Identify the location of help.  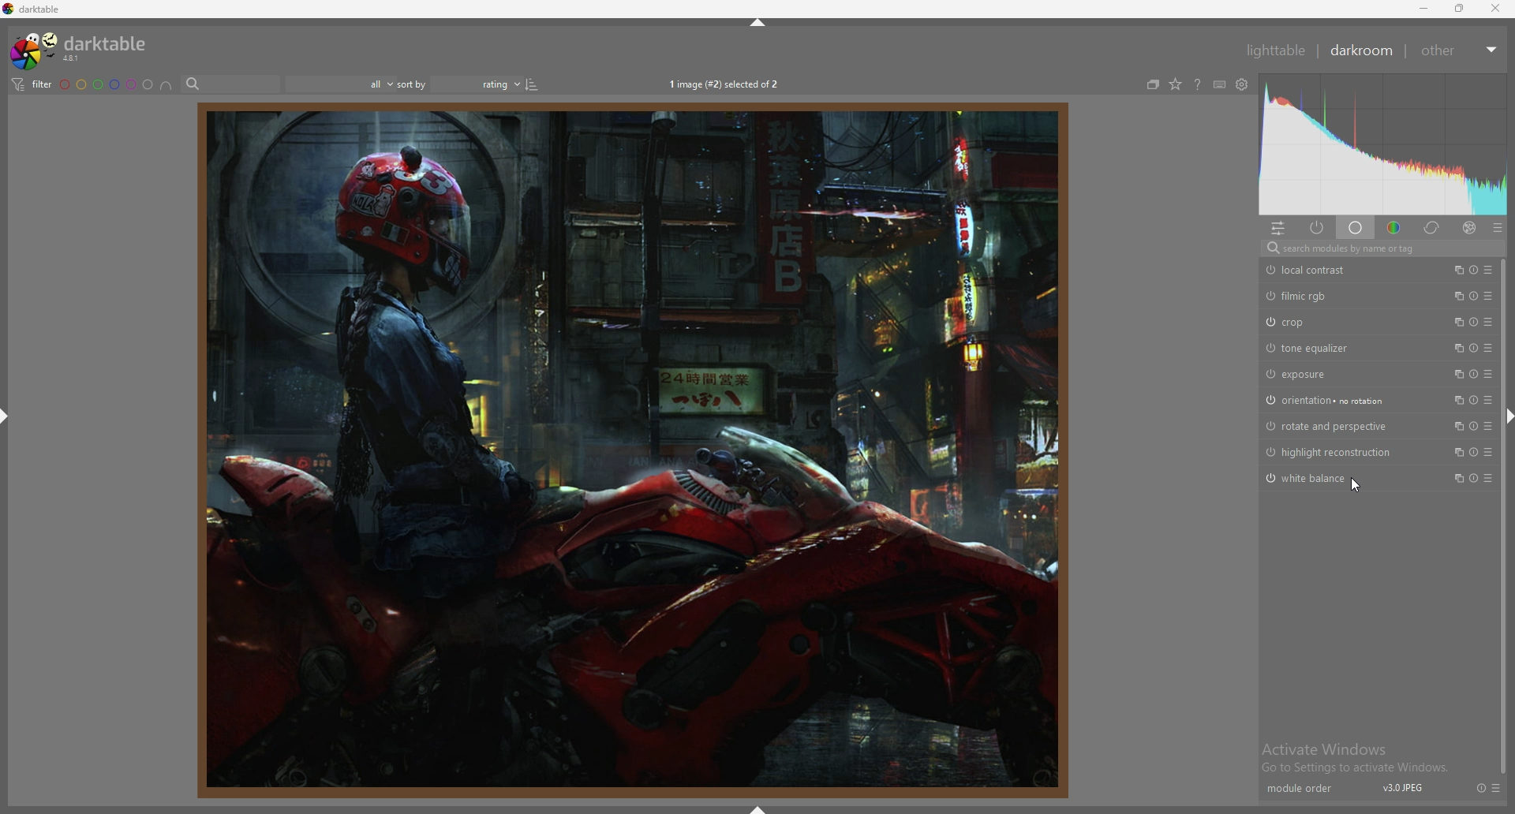
(1198, 84).